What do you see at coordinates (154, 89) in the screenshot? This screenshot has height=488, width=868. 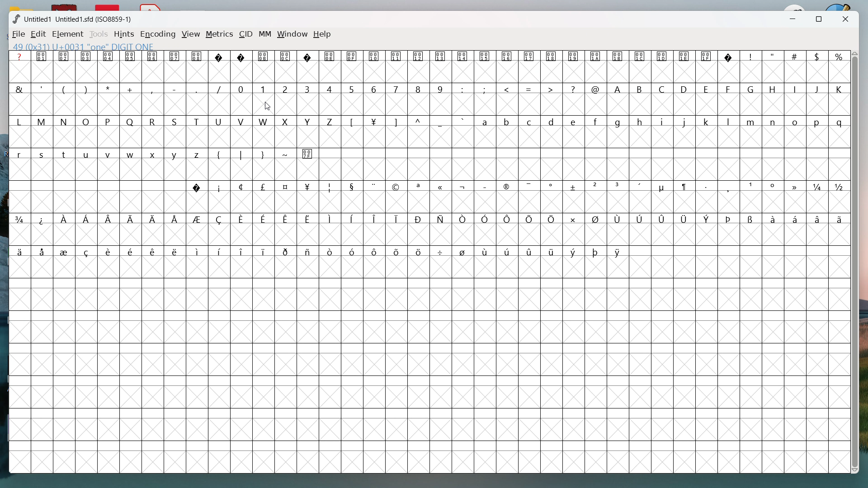 I see `,` at bounding box center [154, 89].